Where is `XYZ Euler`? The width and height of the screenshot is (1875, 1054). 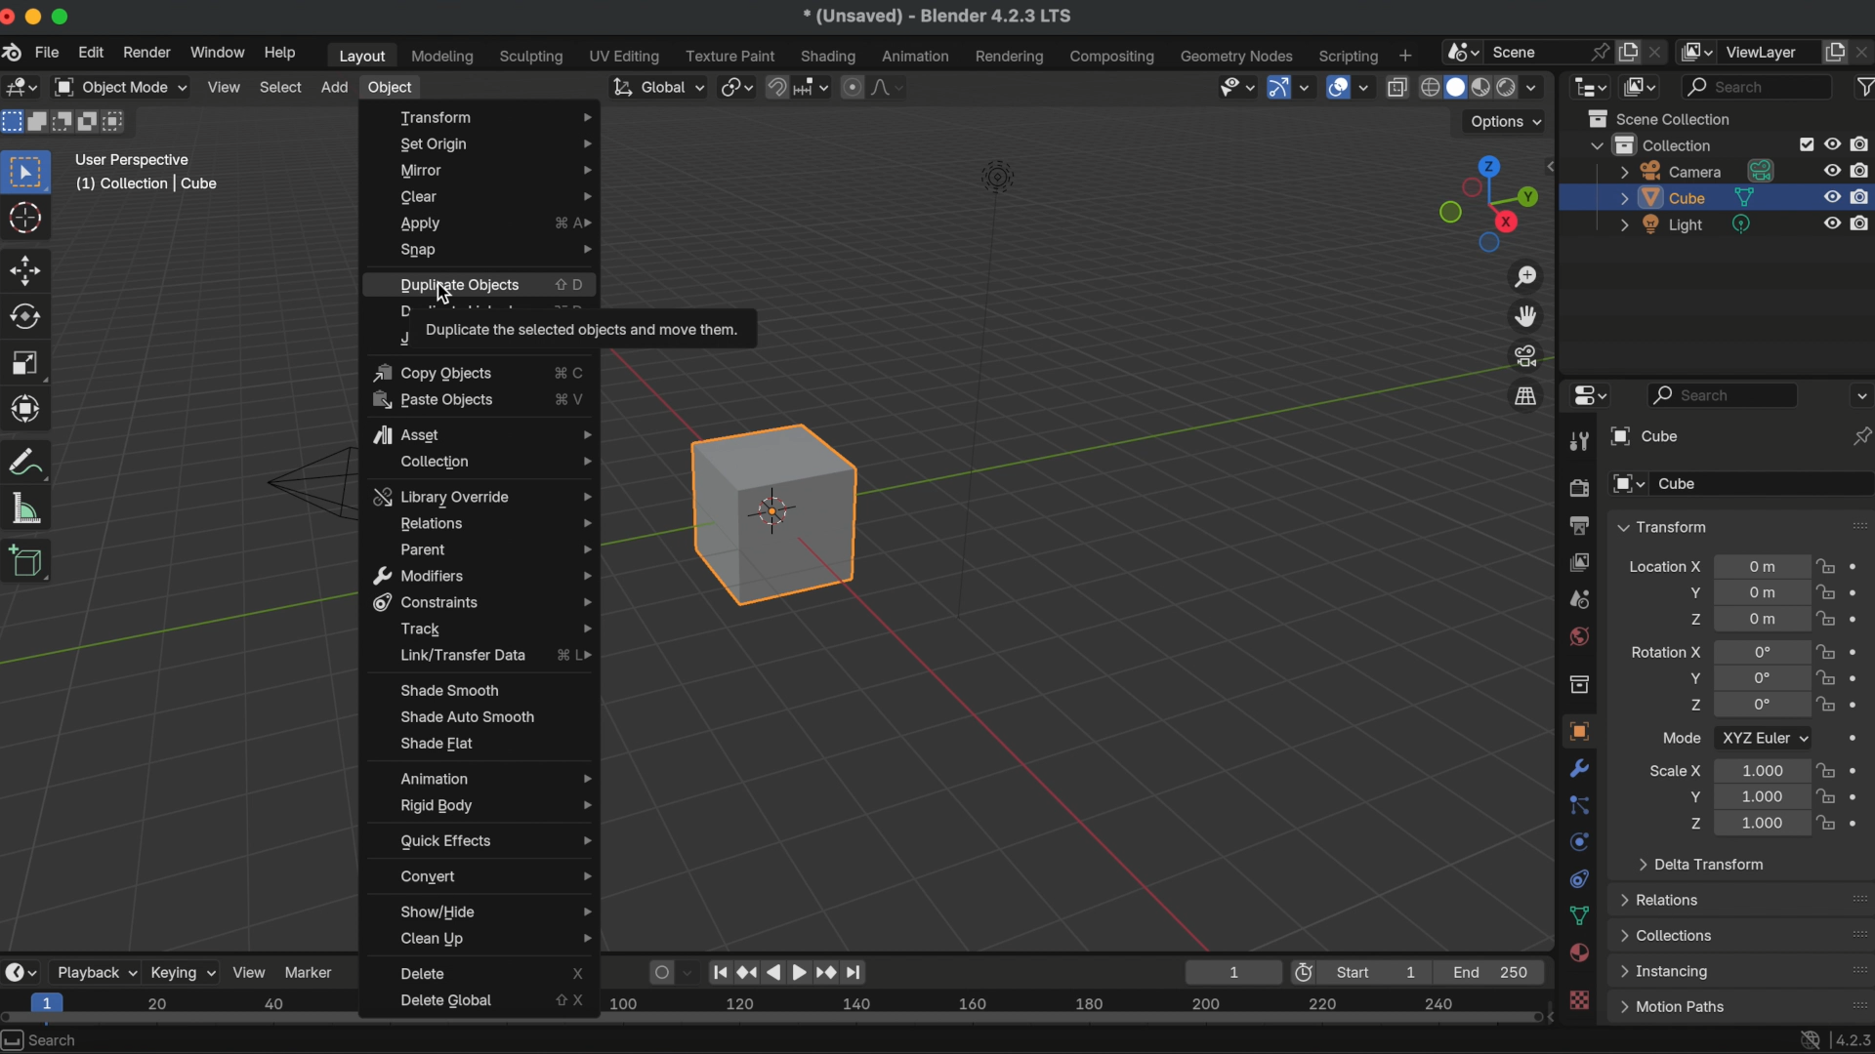
XYZ Euler is located at coordinates (1764, 737).